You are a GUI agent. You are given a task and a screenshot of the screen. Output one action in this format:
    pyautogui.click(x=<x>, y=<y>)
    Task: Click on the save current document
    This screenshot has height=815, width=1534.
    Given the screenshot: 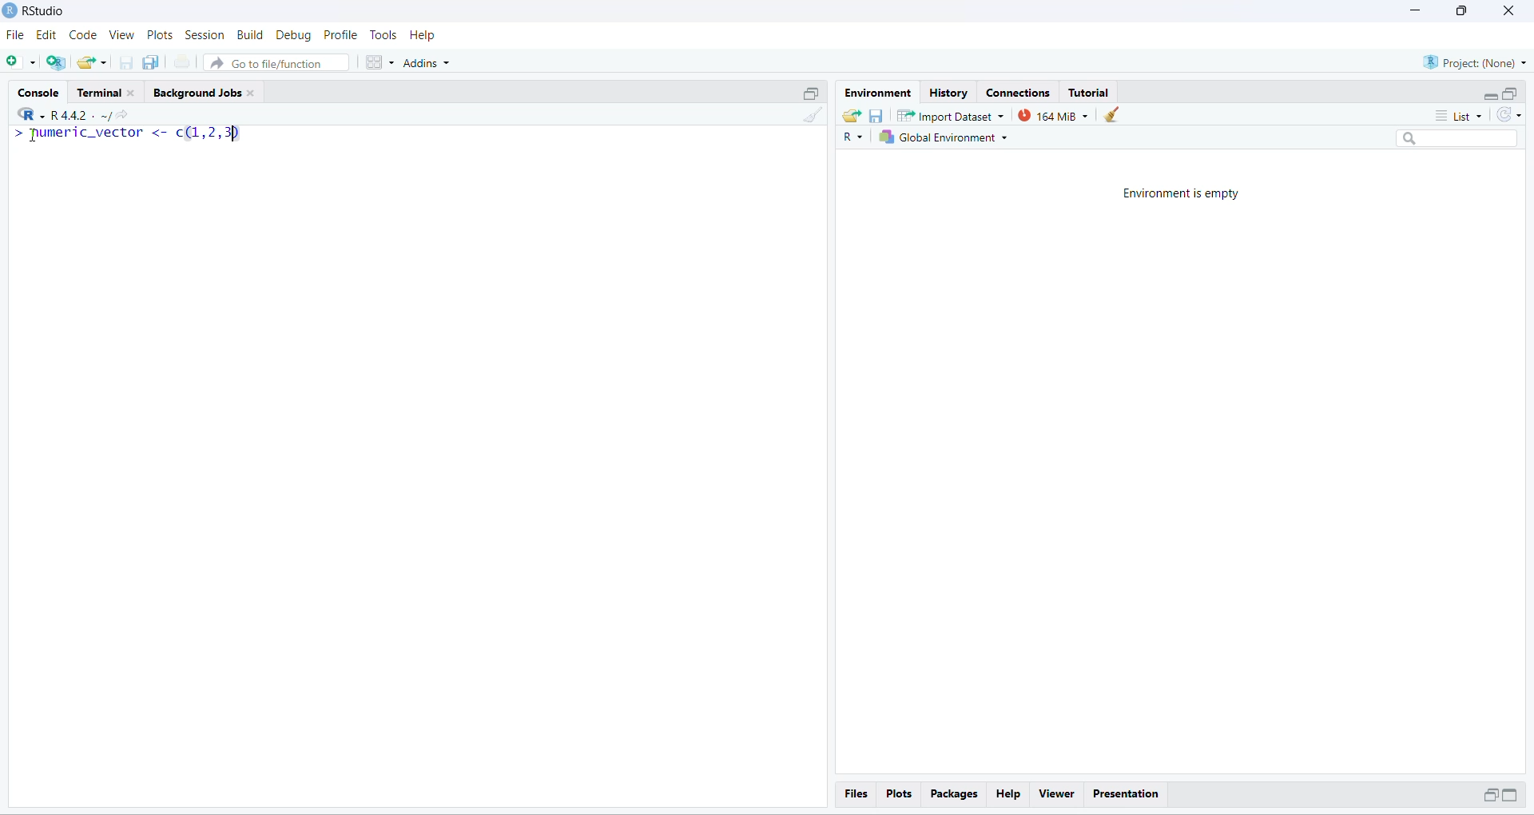 What is the action you would take?
    pyautogui.click(x=125, y=63)
    